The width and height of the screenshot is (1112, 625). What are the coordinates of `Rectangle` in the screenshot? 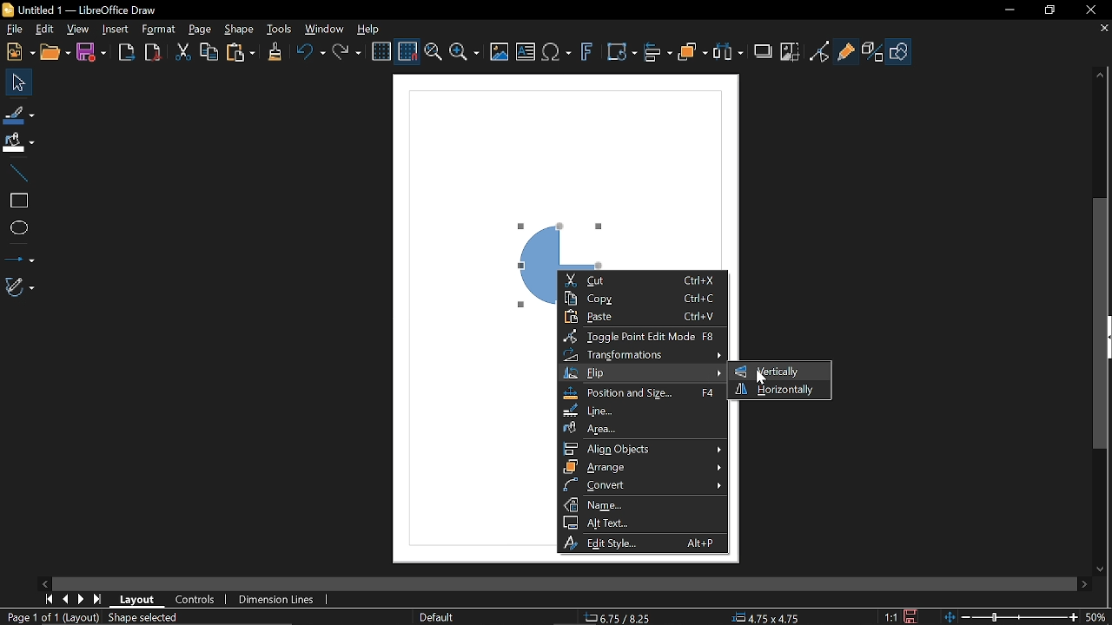 It's located at (17, 199).